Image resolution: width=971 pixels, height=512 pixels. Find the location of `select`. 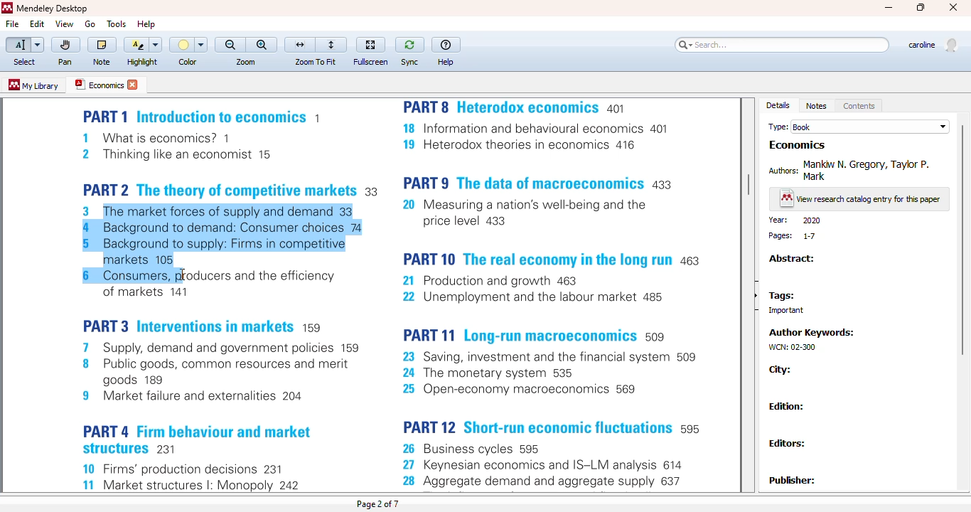

select is located at coordinates (24, 46).